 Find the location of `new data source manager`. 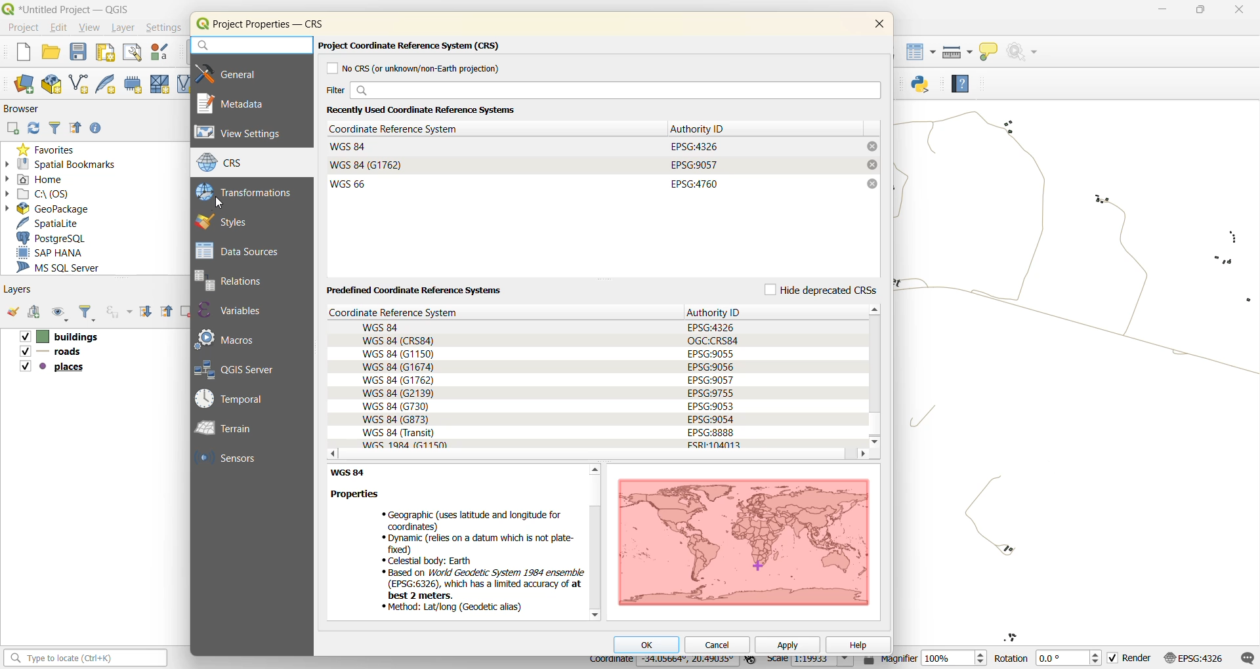

new data source manager is located at coordinates (28, 85).